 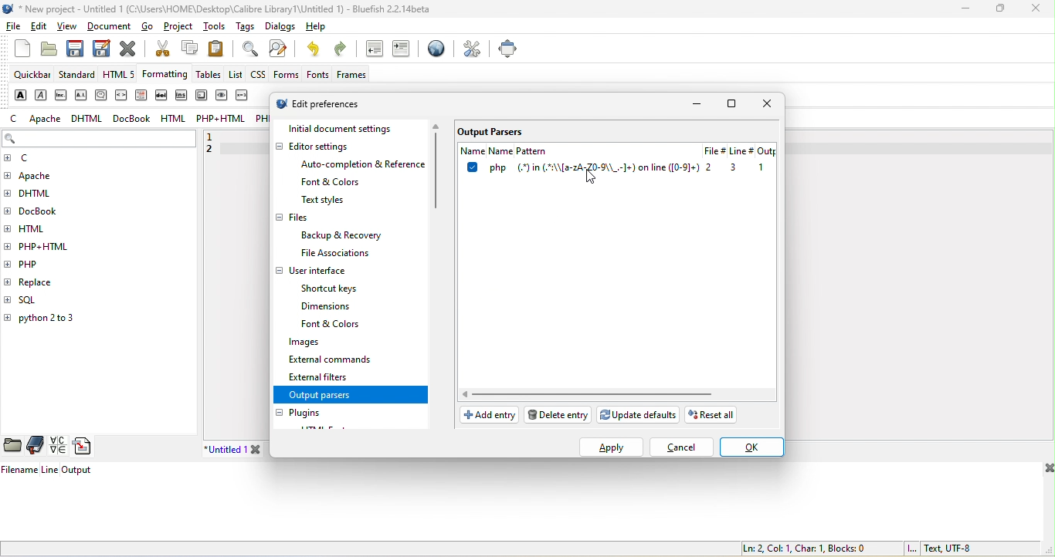 I want to click on open, so click(x=46, y=52).